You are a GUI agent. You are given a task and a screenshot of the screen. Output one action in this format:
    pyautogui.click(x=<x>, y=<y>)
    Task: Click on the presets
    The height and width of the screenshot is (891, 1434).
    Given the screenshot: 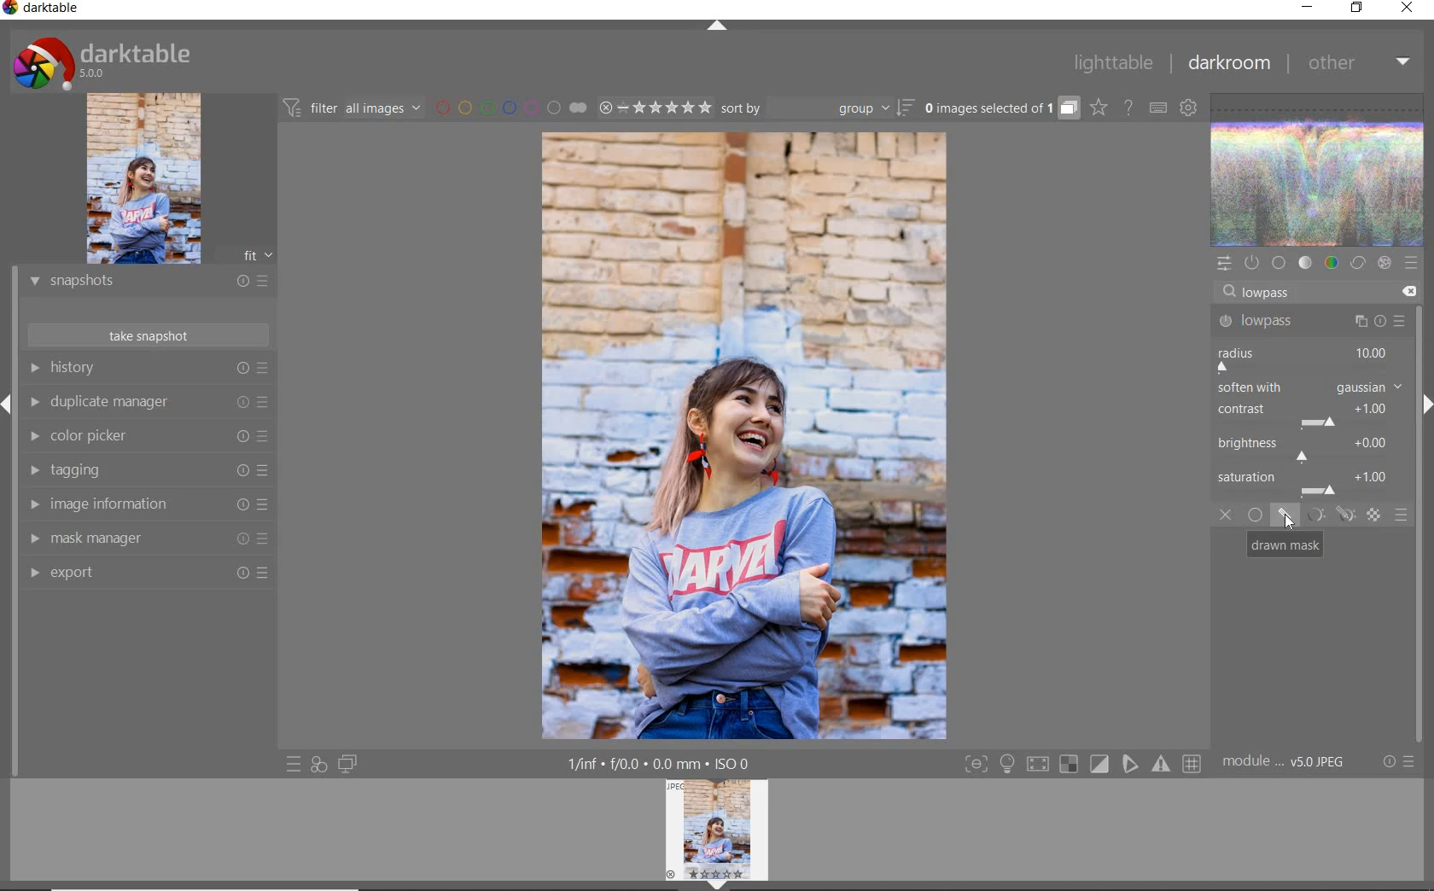 What is the action you would take?
    pyautogui.click(x=1411, y=263)
    